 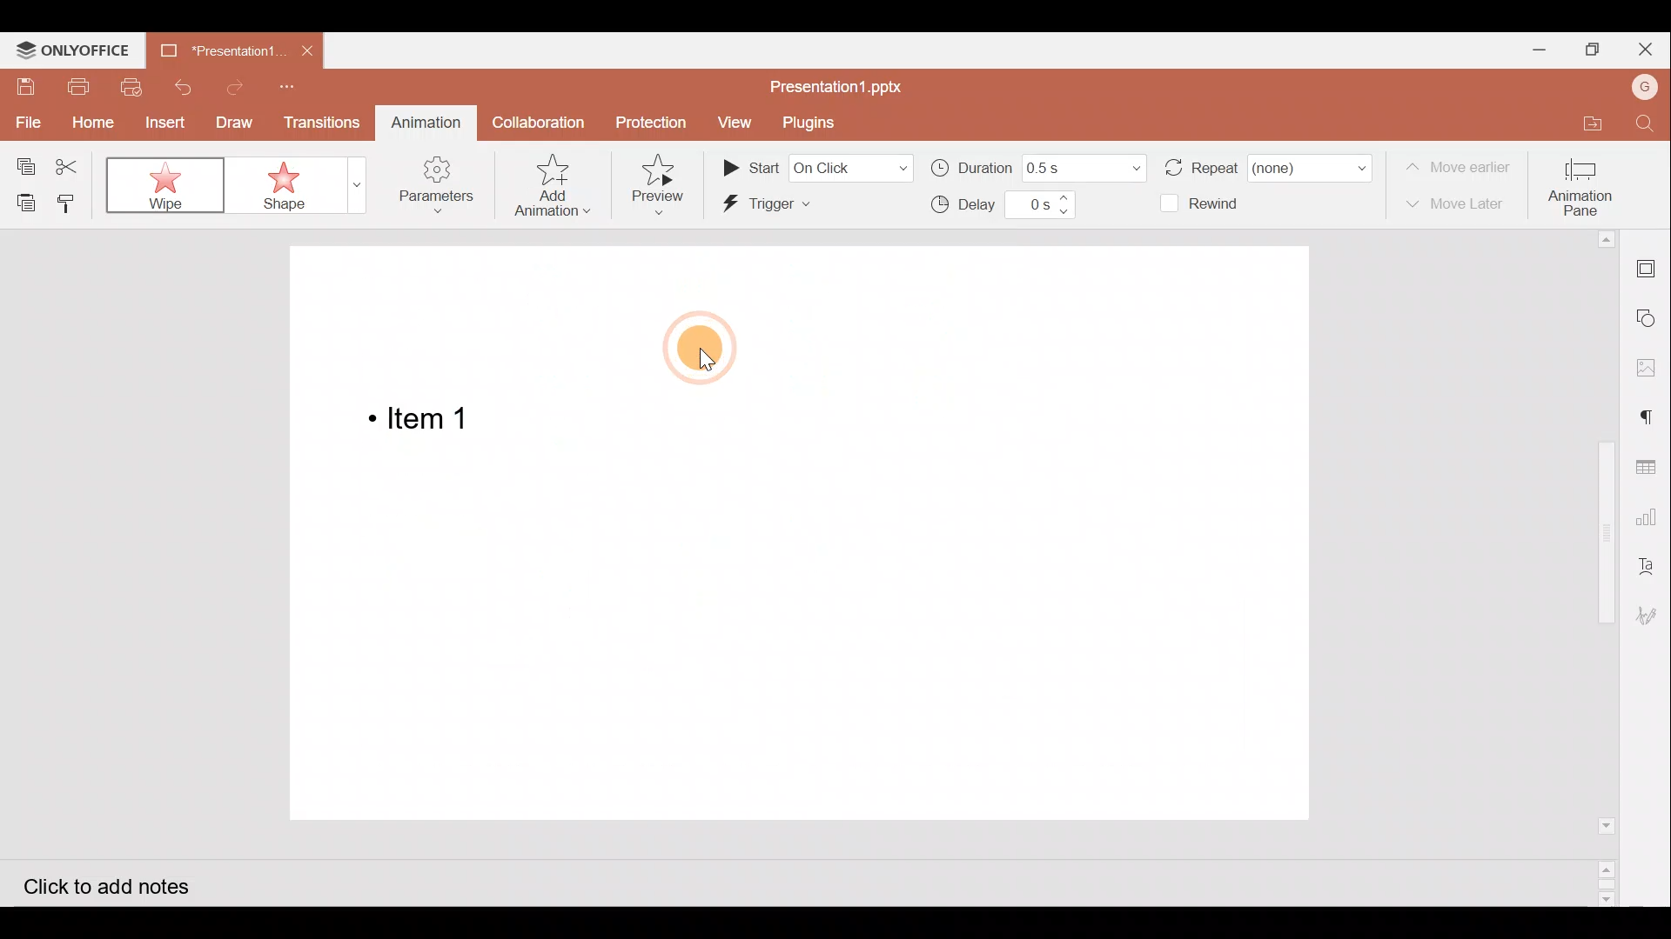 What do you see at coordinates (1582, 116) in the screenshot?
I see `Open file location` at bounding box center [1582, 116].